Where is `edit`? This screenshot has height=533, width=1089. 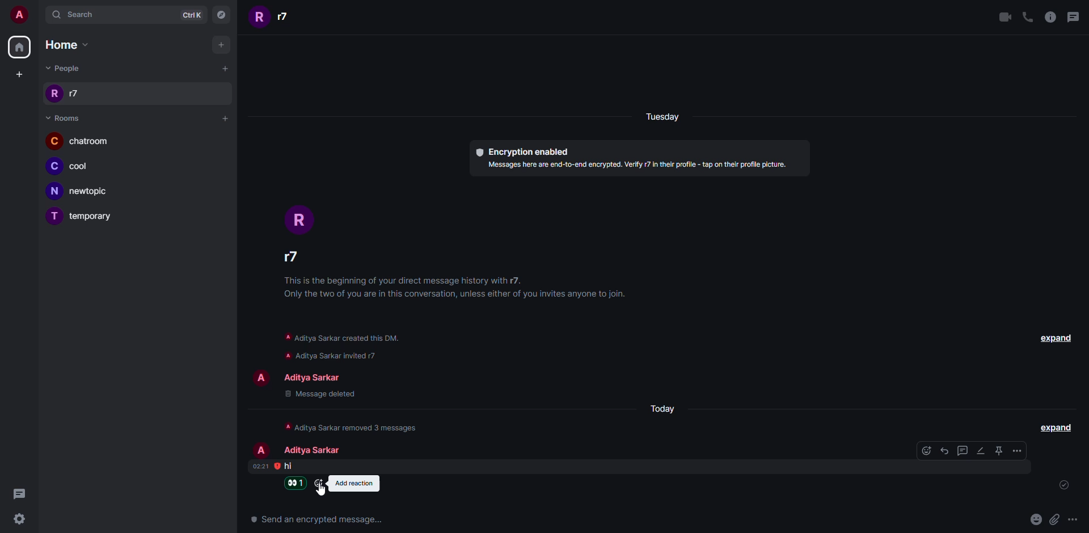
edit is located at coordinates (982, 450).